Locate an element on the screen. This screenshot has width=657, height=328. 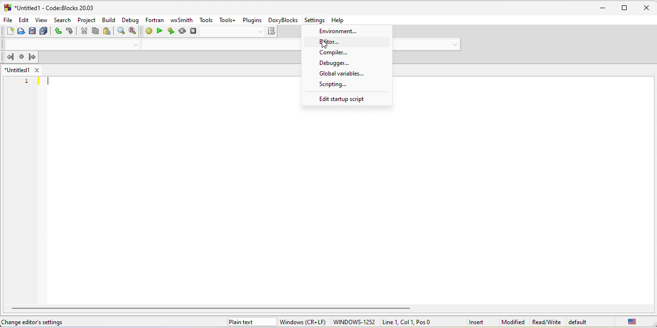
modified is located at coordinates (512, 322).